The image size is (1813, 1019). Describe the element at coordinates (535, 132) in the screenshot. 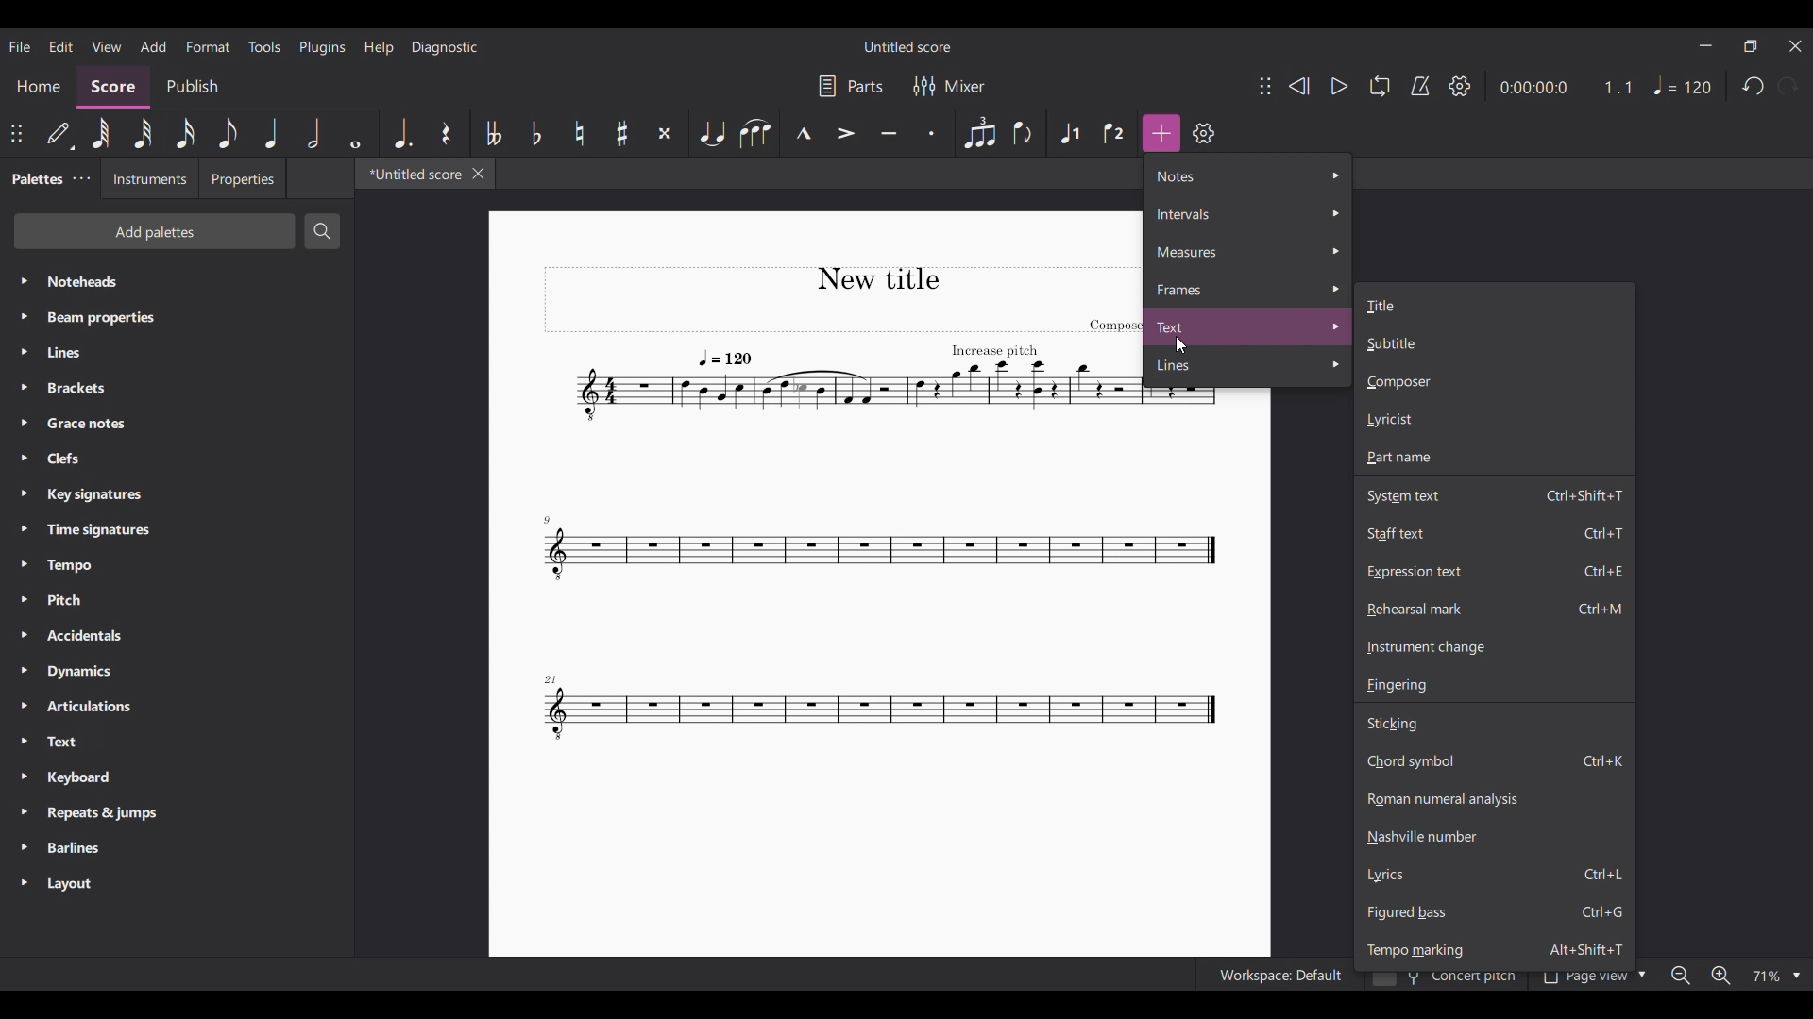

I see `Toggle flat` at that location.